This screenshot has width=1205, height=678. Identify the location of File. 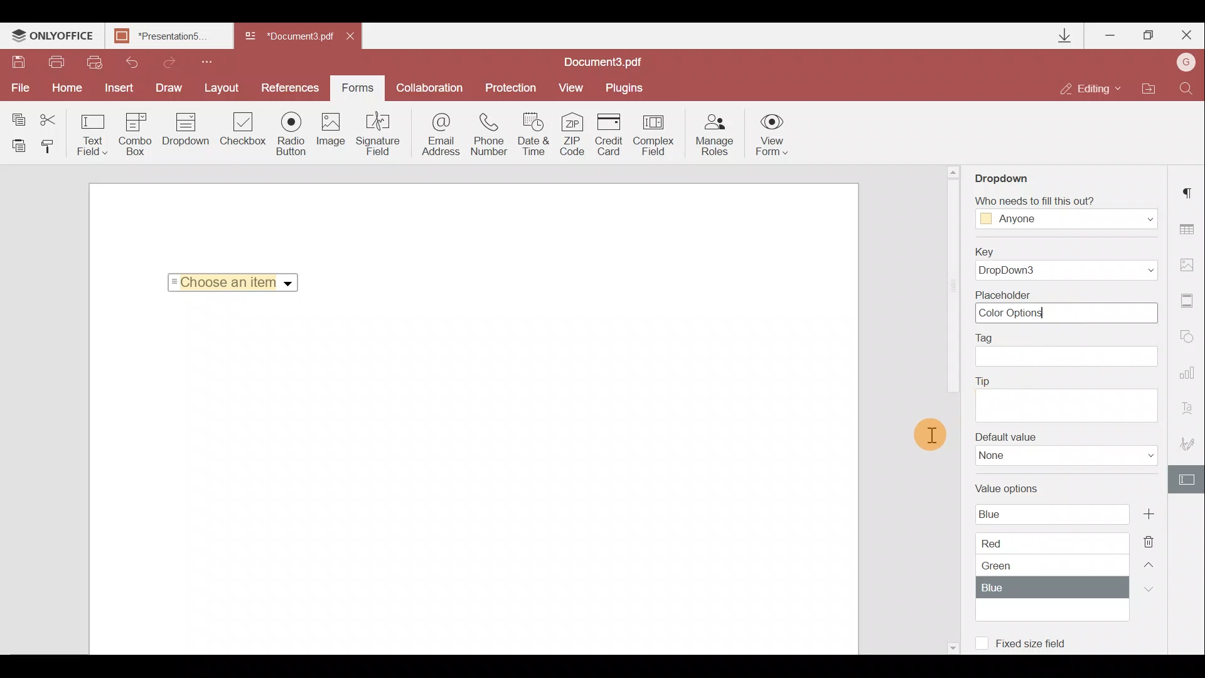
(21, 89).